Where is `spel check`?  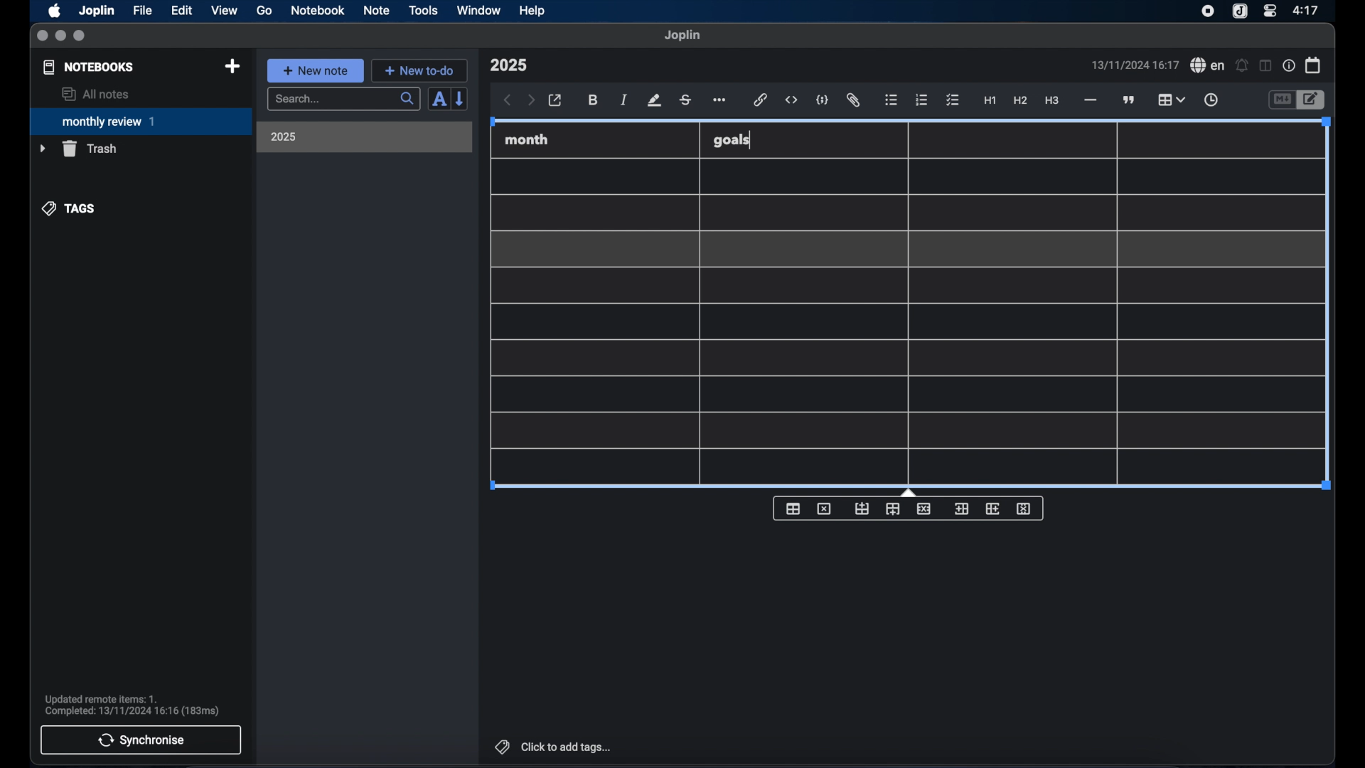
spel check is located at coordinates (1208, 65).